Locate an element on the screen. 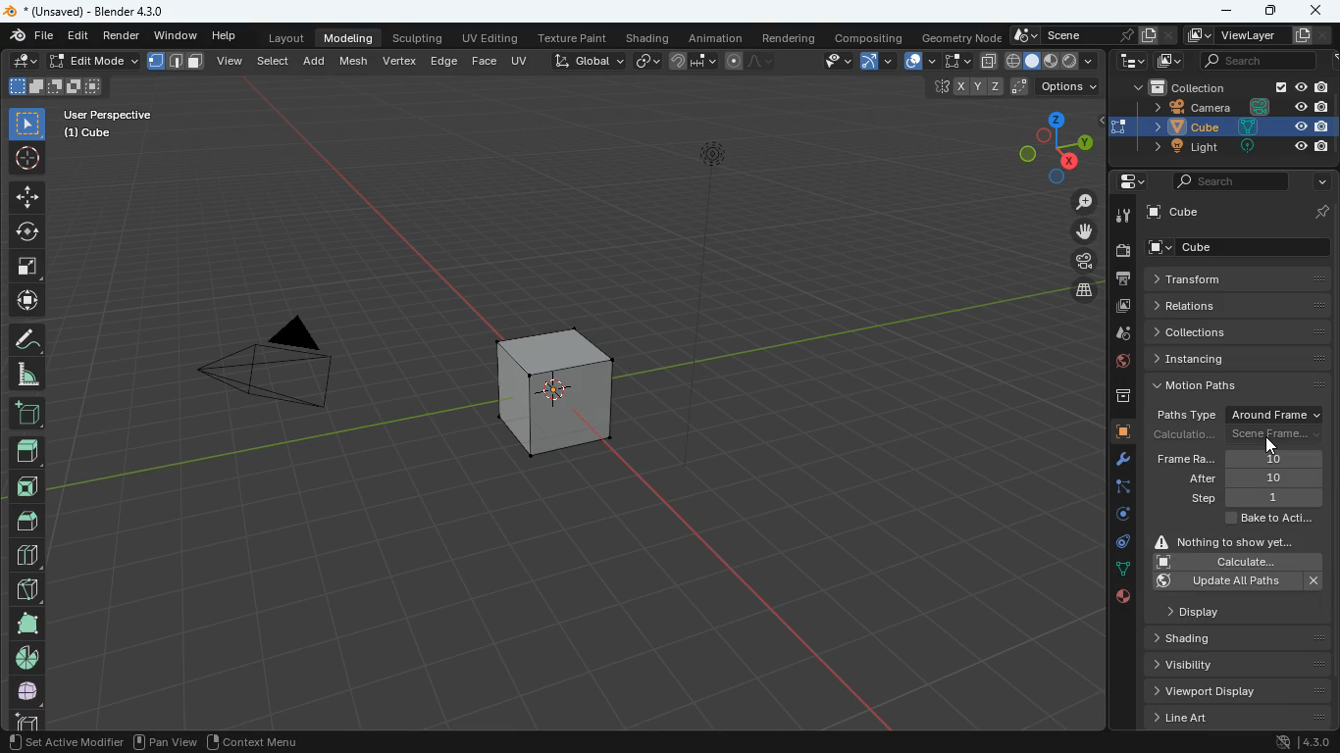  more is located at coordinates (1317, 182).